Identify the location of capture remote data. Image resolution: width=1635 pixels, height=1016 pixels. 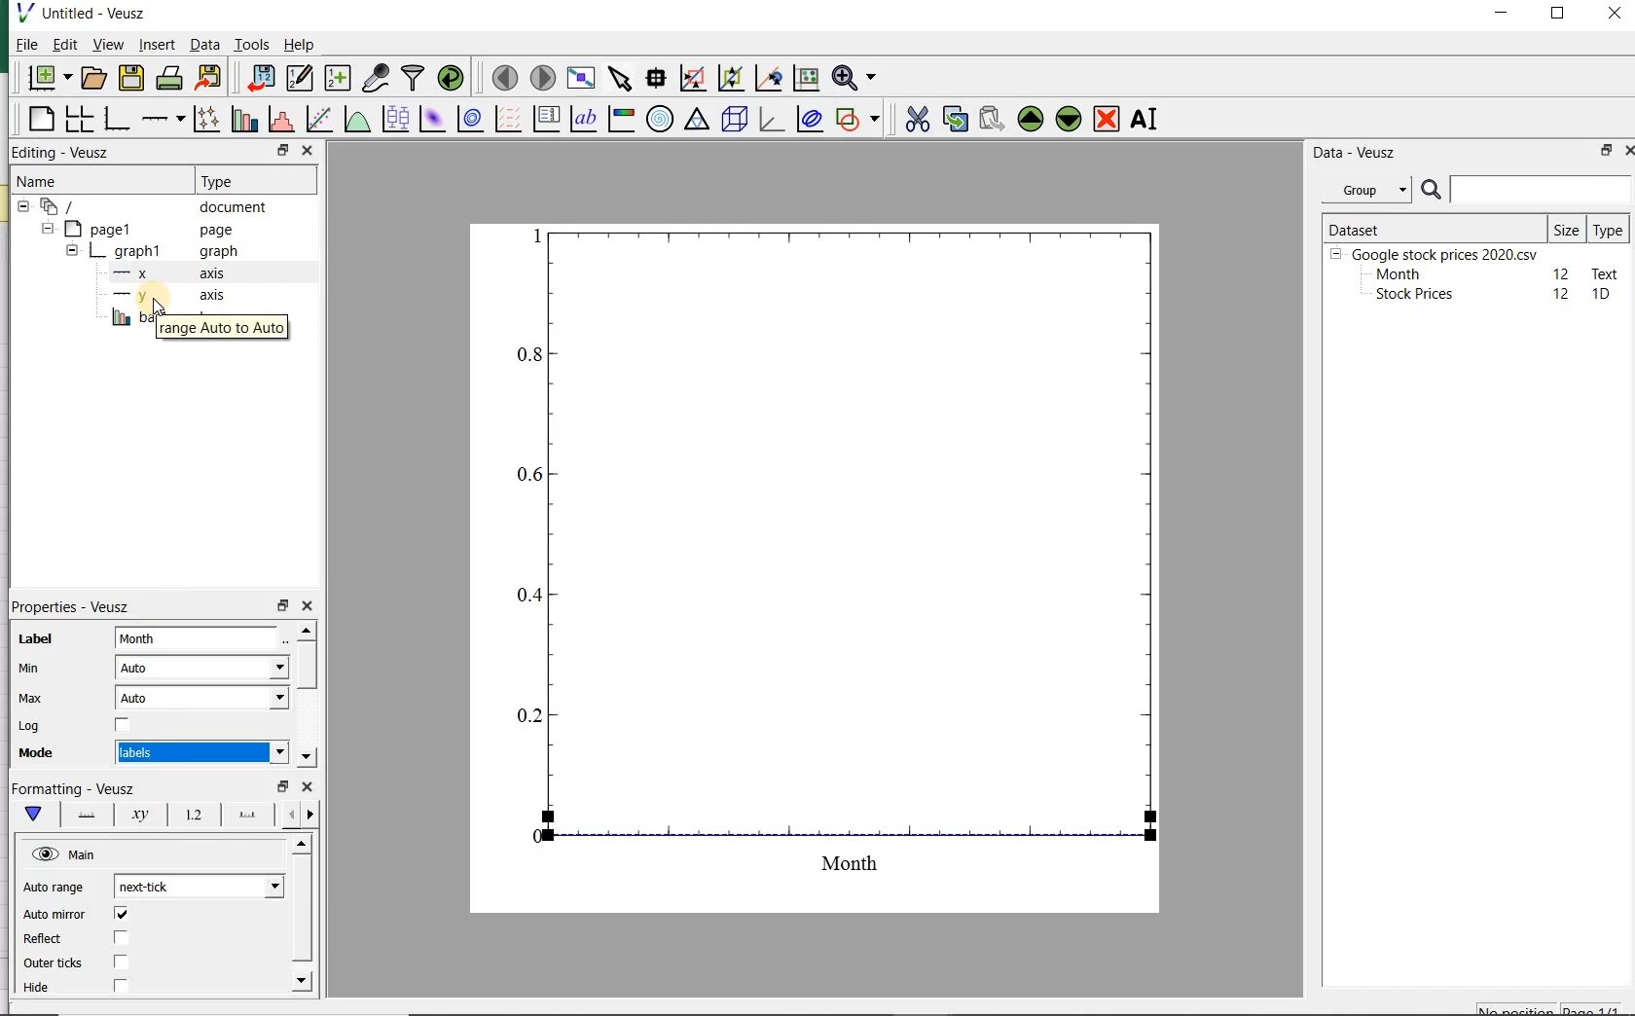
(376, 79).